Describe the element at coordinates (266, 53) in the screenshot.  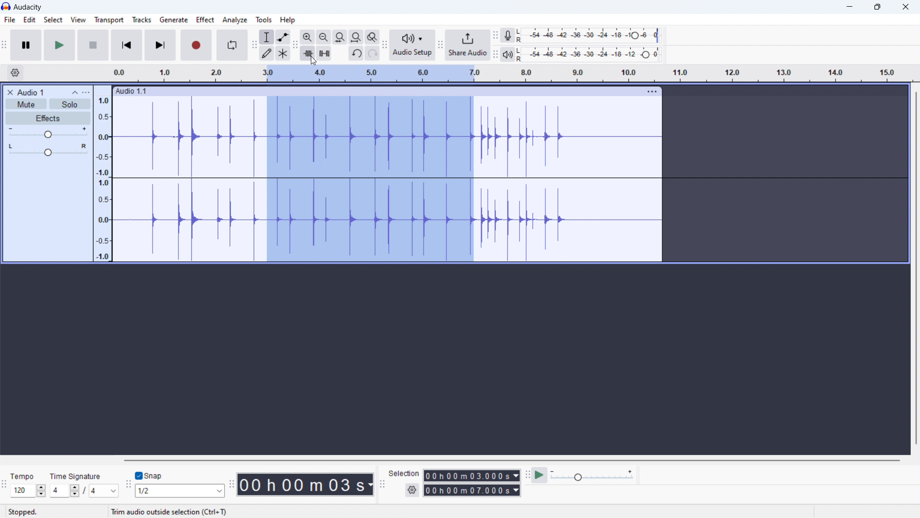
I see `draw tool` at that location.